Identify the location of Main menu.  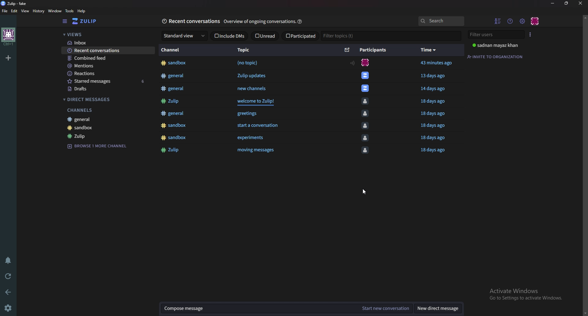
(522, 21).